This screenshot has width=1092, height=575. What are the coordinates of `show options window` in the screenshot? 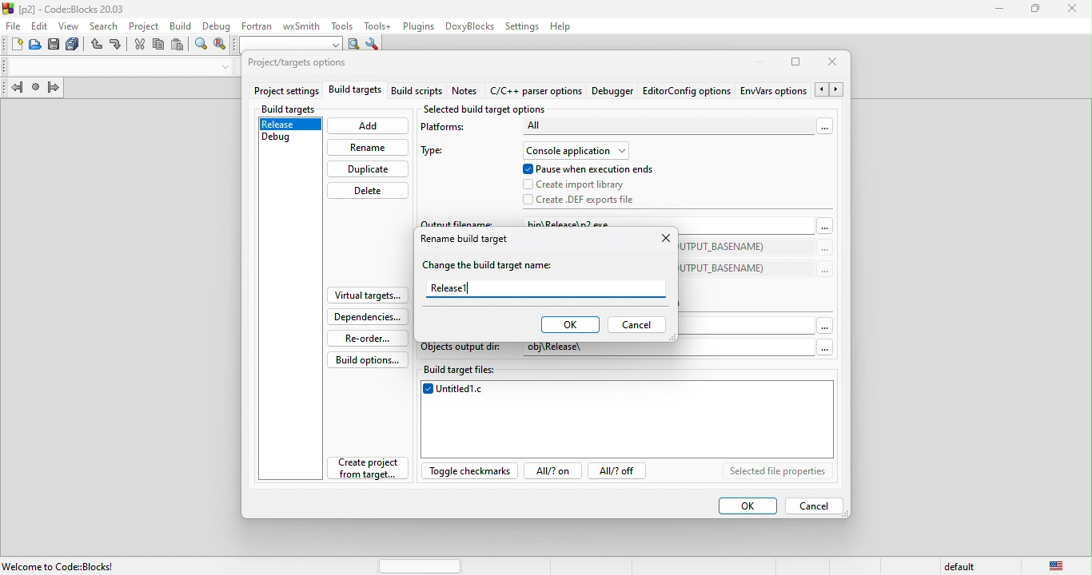 It's located at (373, 46).